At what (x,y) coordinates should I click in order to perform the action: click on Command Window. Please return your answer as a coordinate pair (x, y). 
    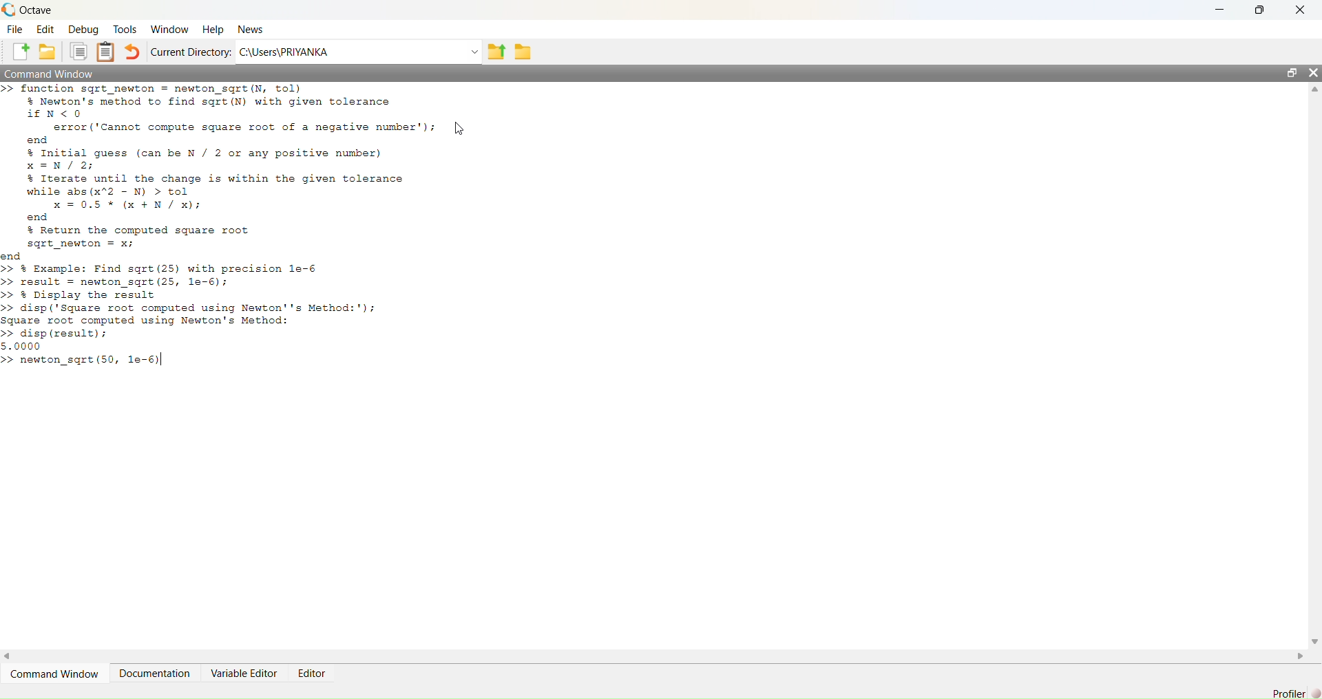
    Looking at the image, I should click on (58, 674).